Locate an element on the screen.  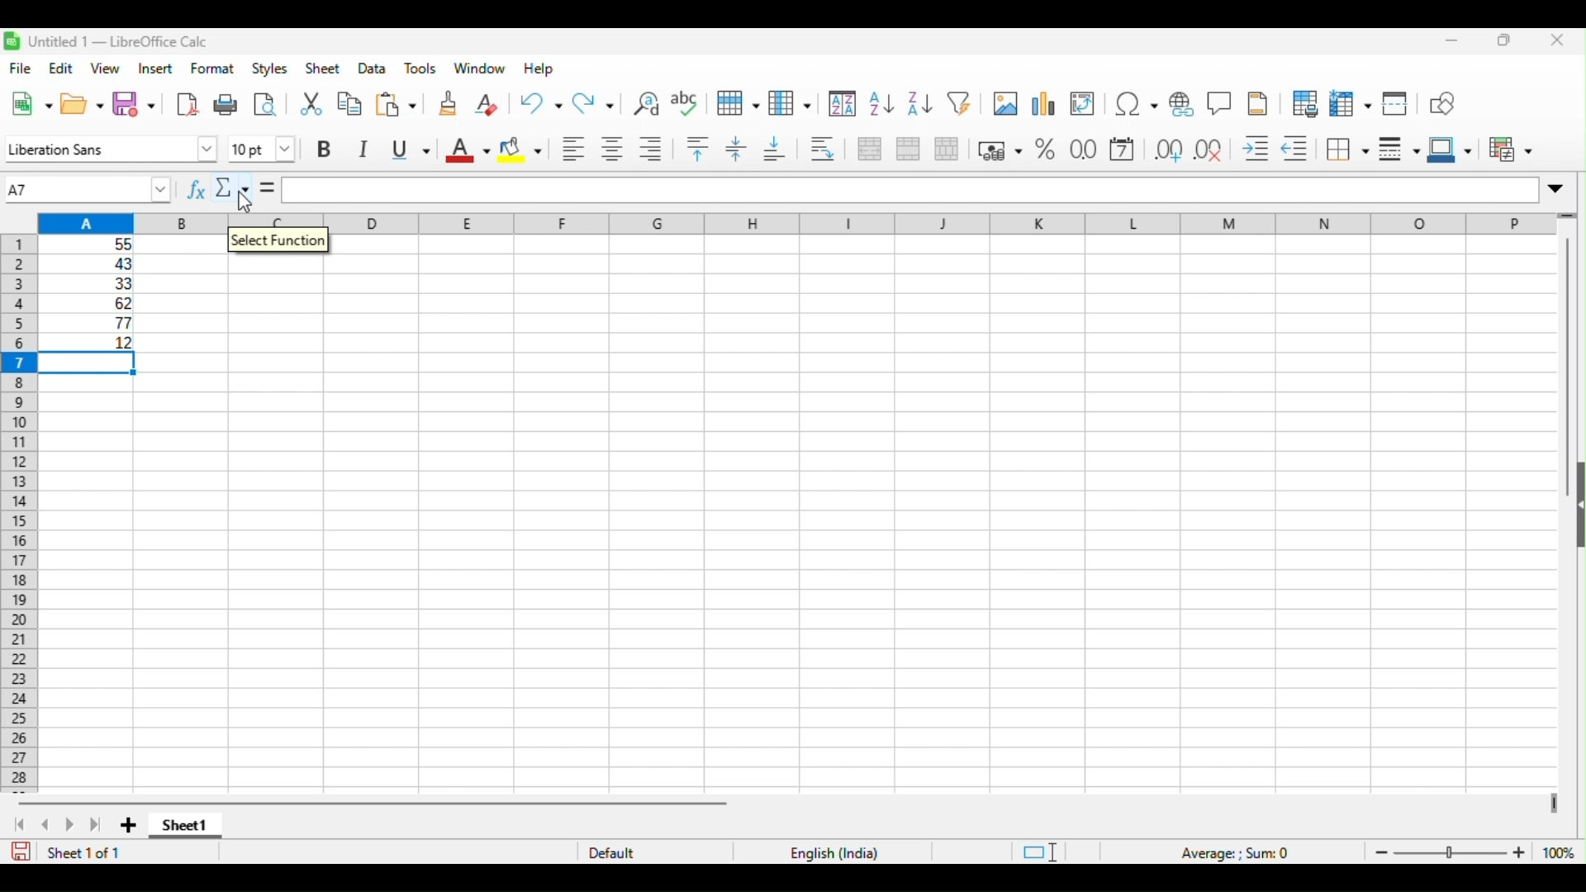
align center is located at coordinates (614, 149).